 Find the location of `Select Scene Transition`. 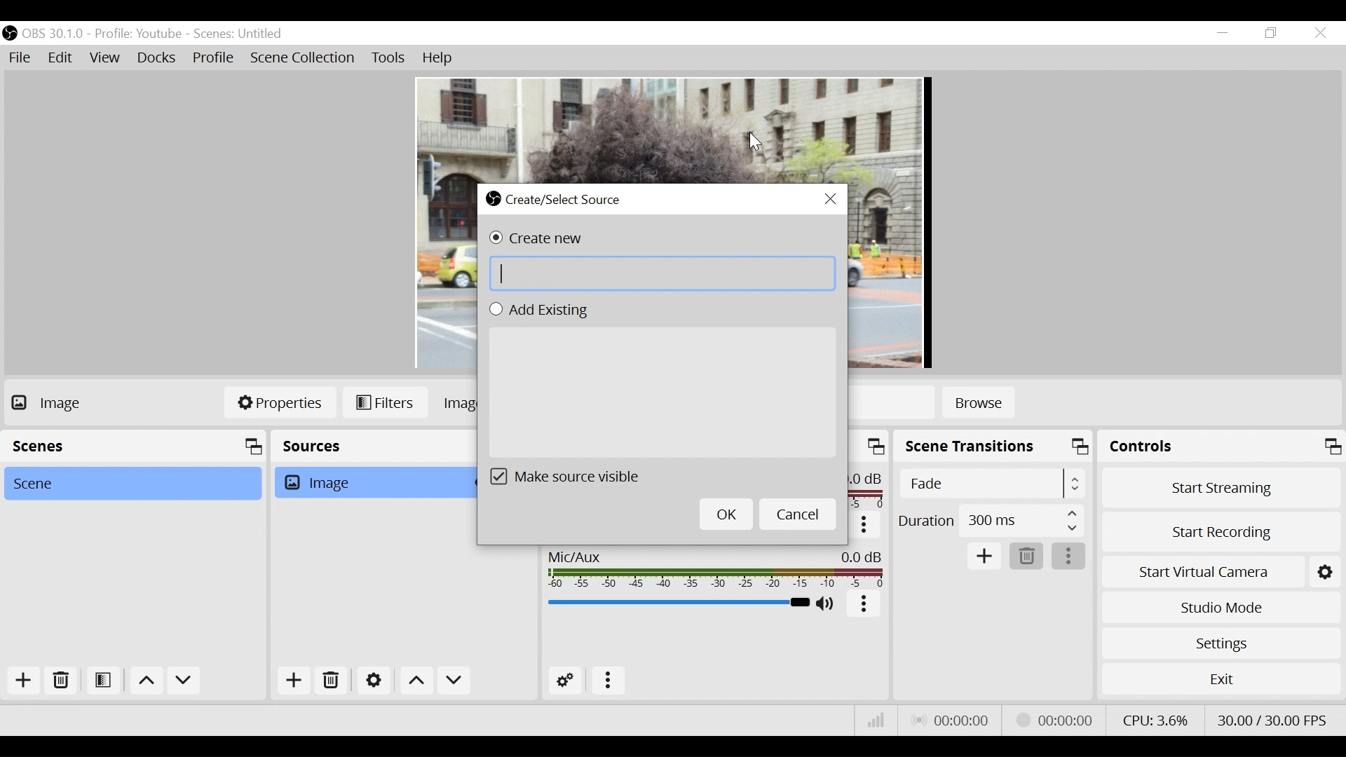

Select Scene Transition is located at coordinates (991, 482).